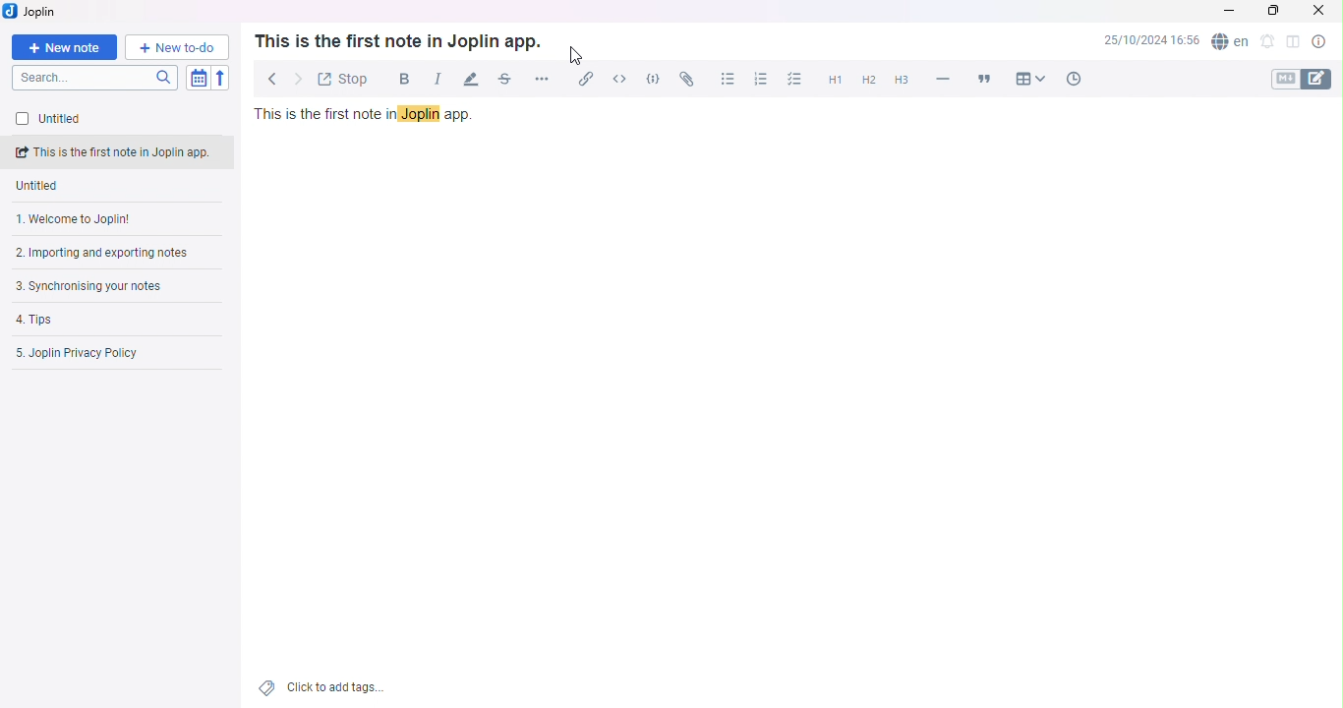  What do you see at coordinates (1070, 78) in the screenshot?
I see `Insert time` at bounding box center [1070, 78].